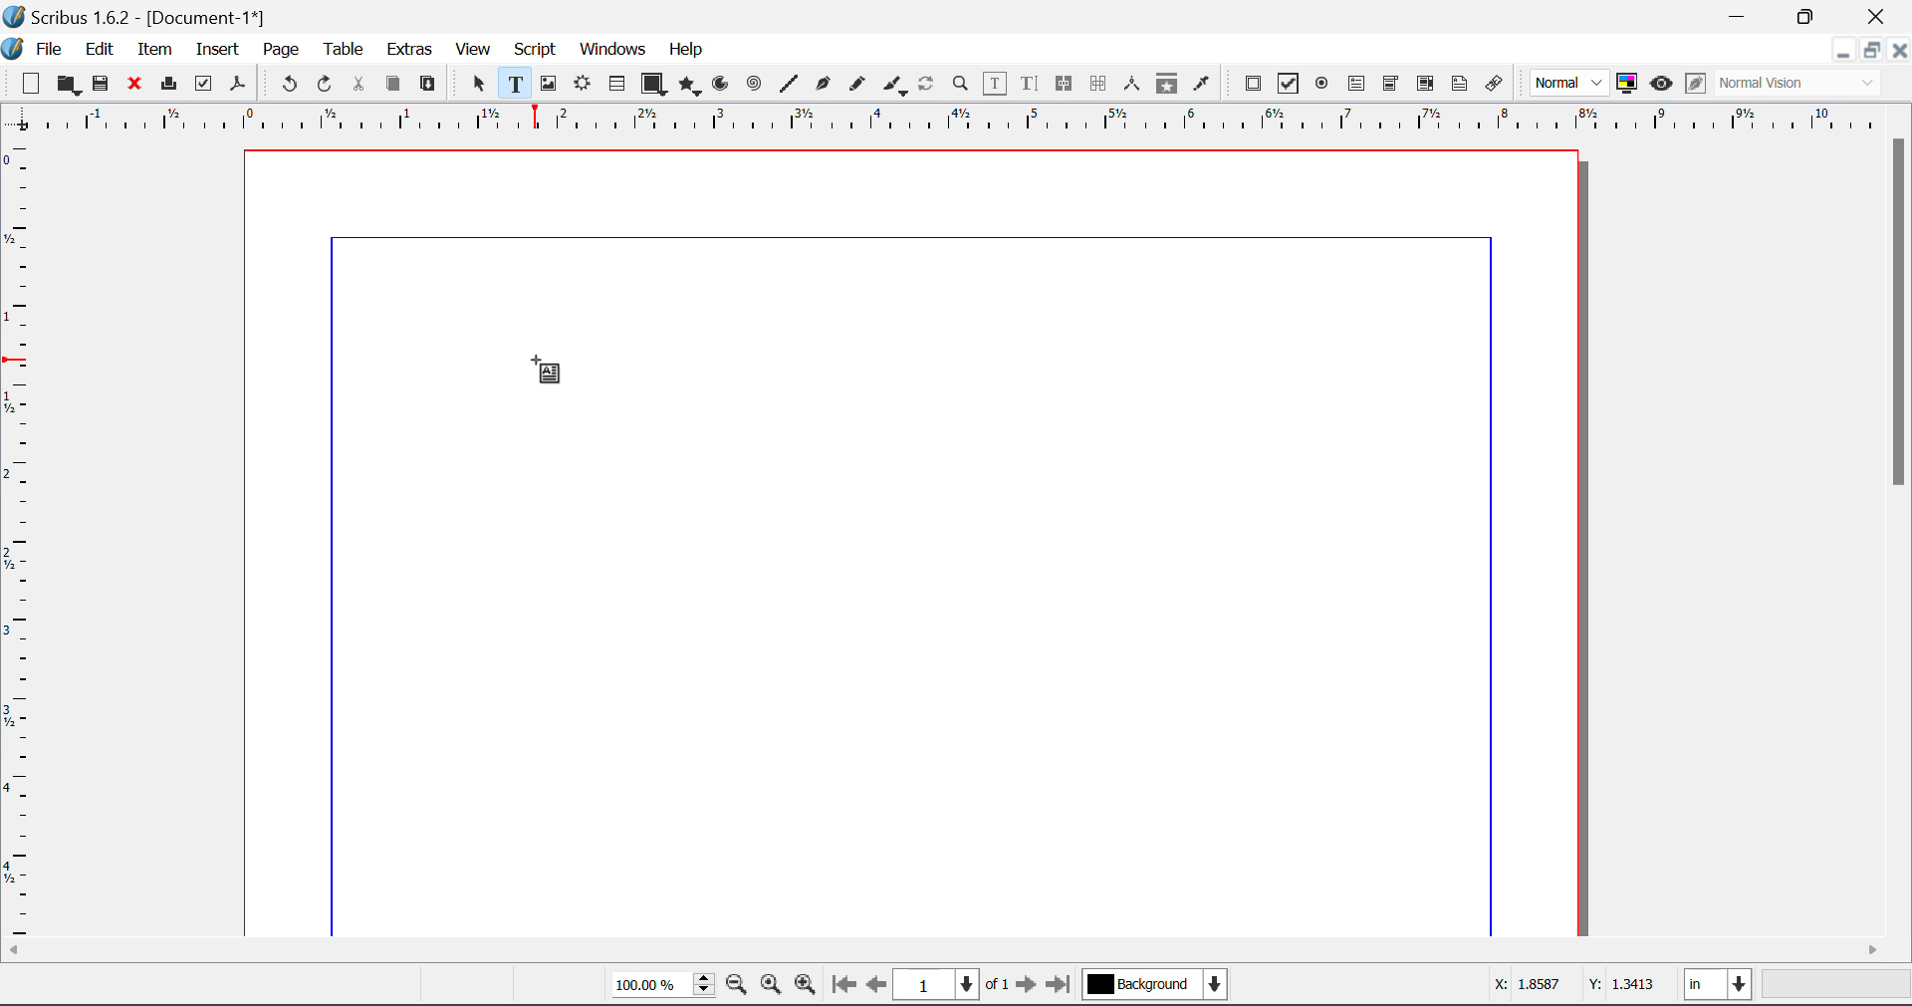 The width and height of the screenshot is (1912, 1006). I want to click on Document Workspace, so click(921, 541).